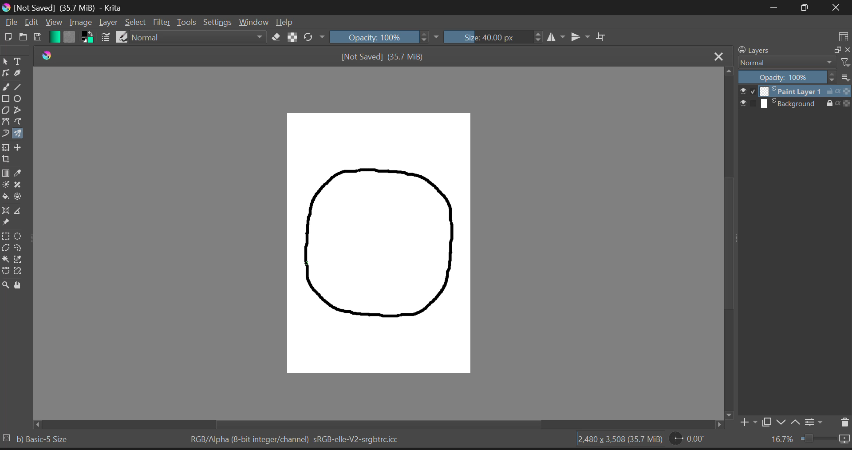 Image resolution: width=852 pixels, height=450 pixels. I want to click on Continuous Selection, so click(6, 260).